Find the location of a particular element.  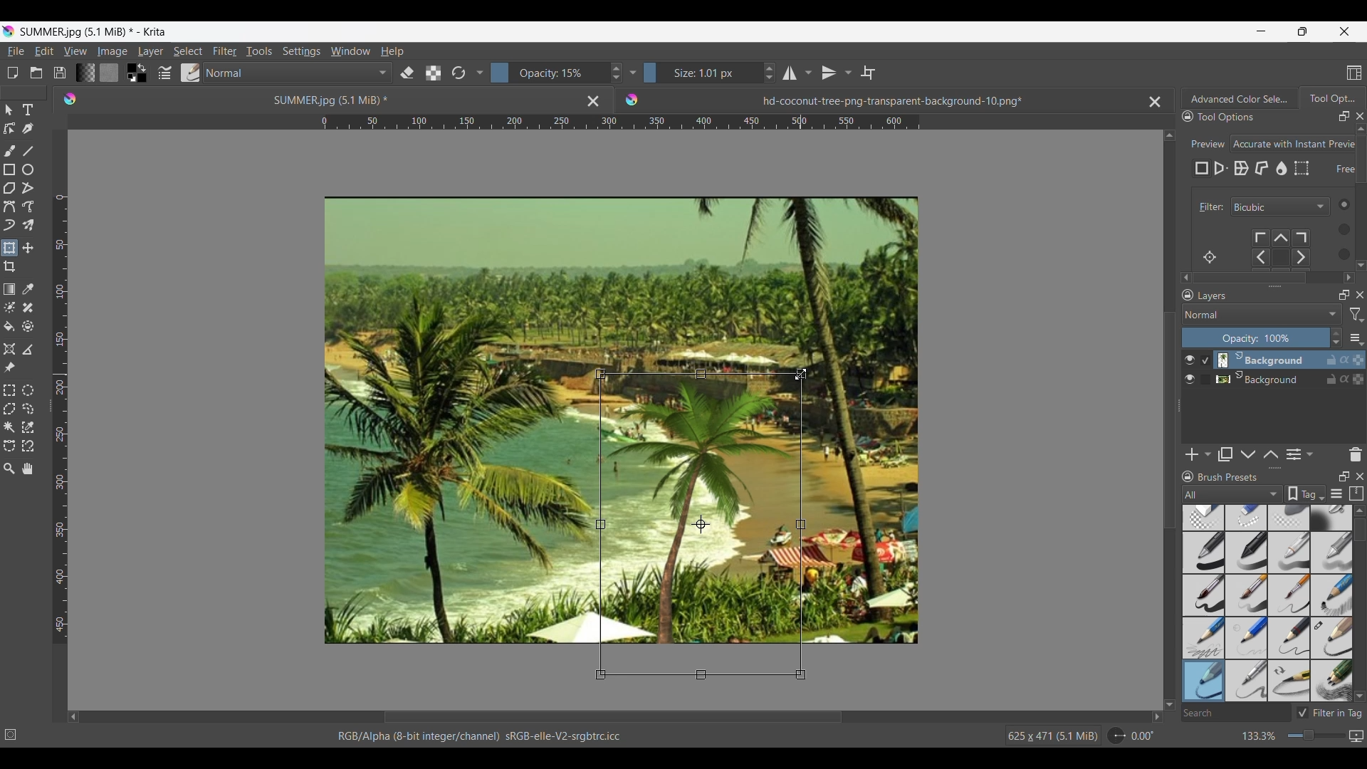

No current selection is located at coordinates (14, 732).